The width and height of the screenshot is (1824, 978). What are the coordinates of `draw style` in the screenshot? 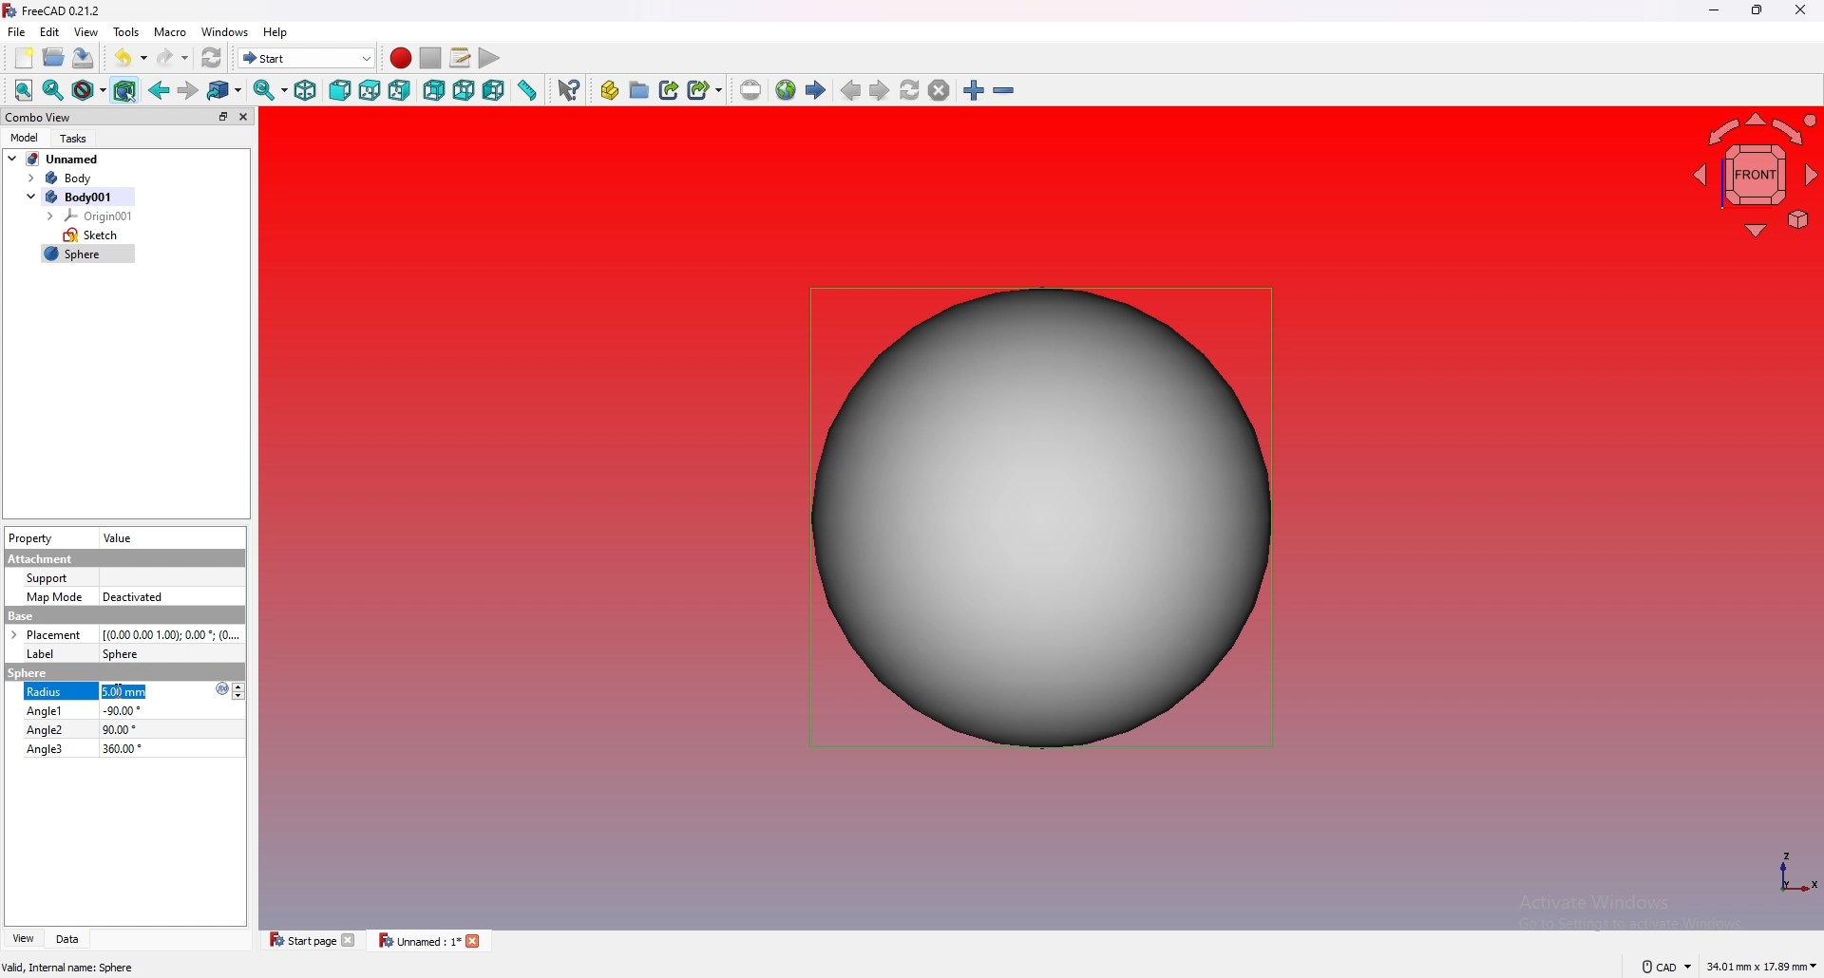 It's located at (89, 91).